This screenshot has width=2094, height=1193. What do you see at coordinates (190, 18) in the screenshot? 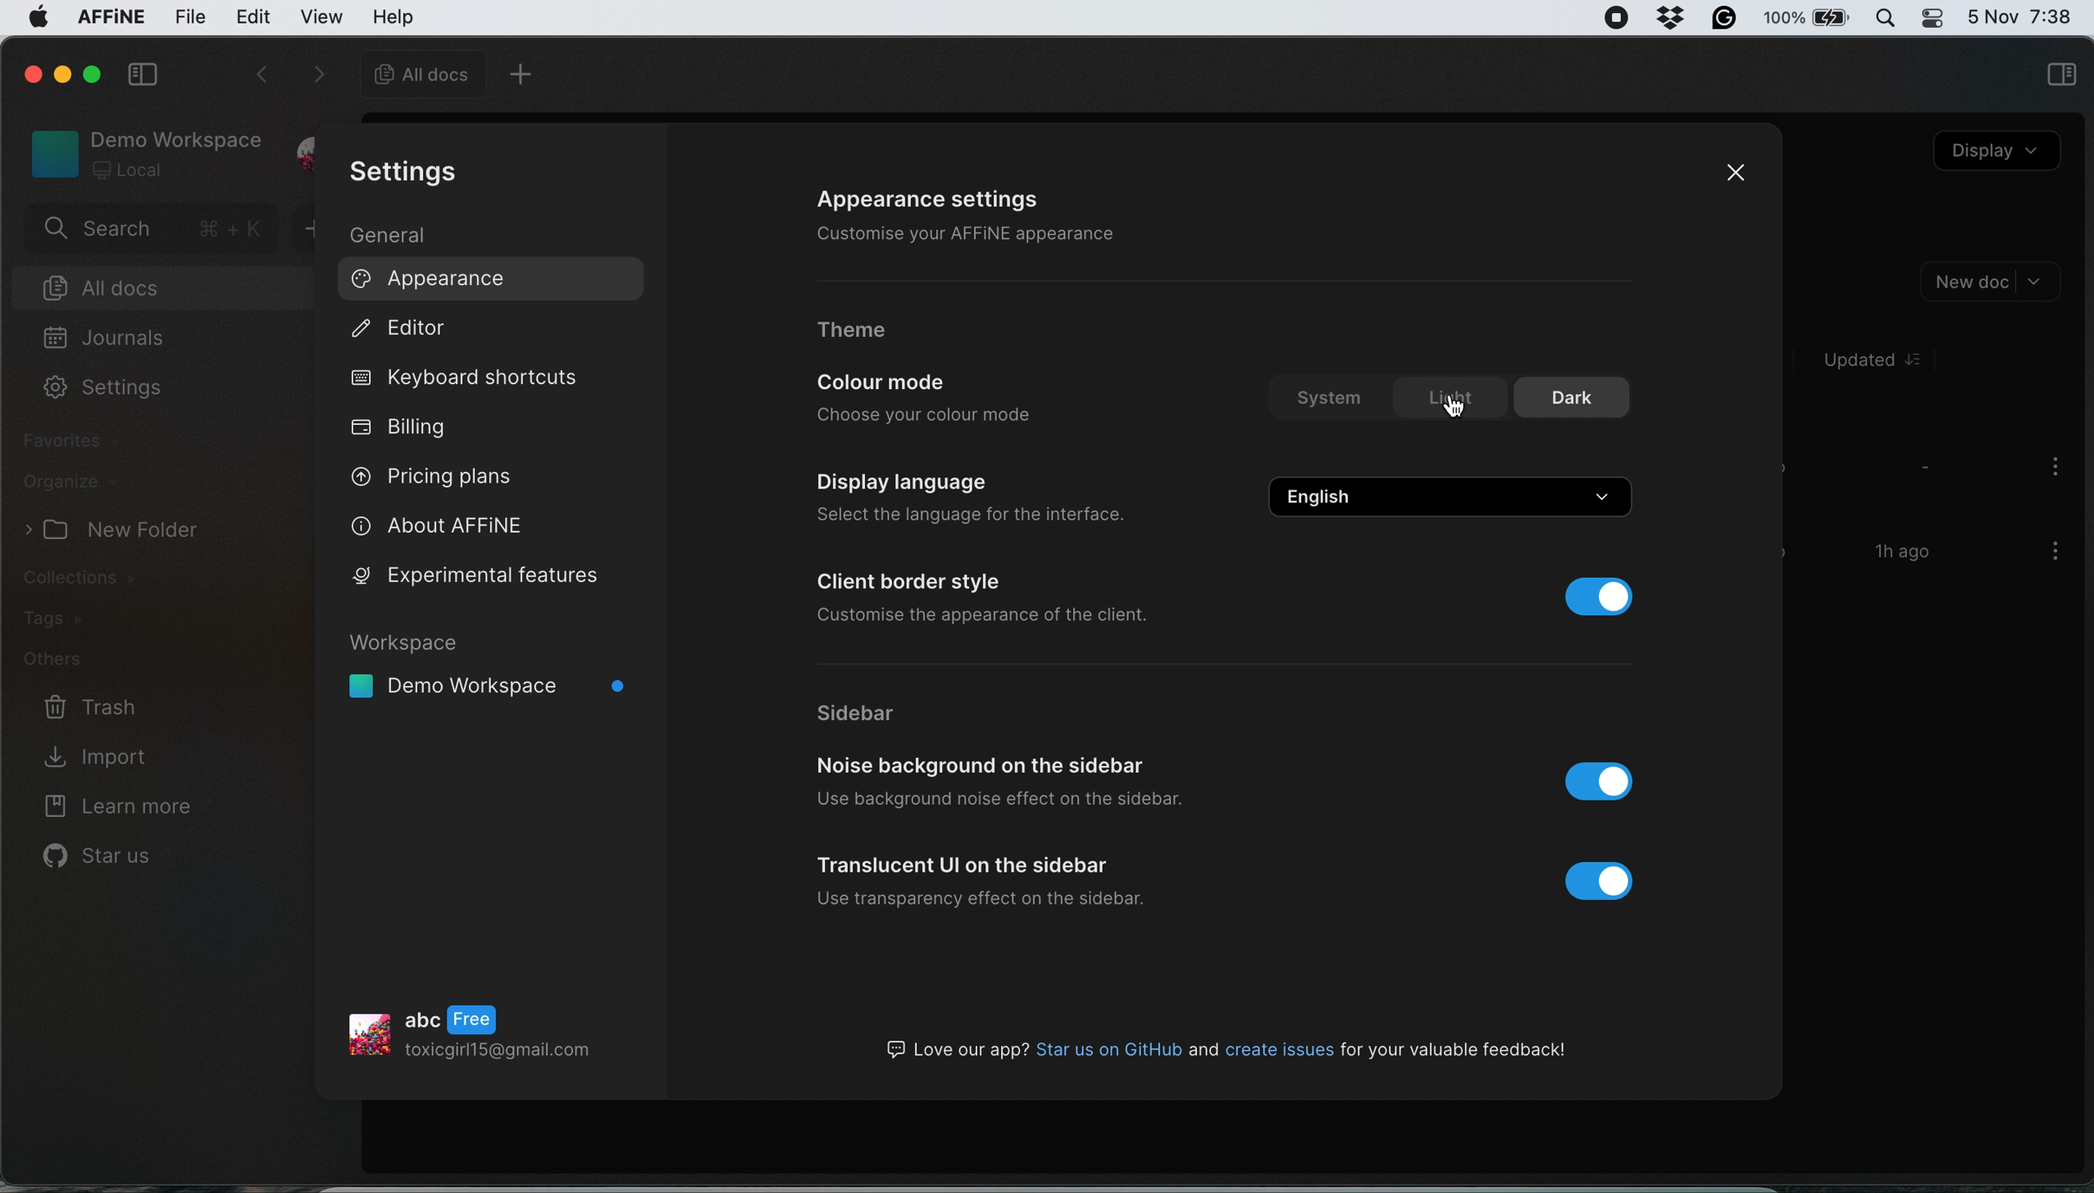
I see `file` at bounding box center [190, 18].